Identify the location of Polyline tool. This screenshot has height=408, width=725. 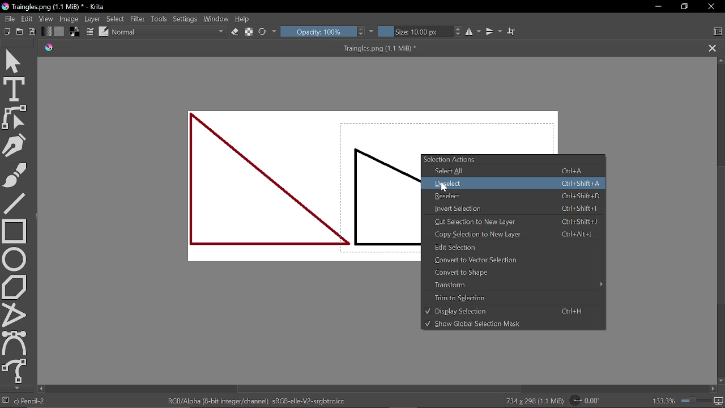
(15, 313).